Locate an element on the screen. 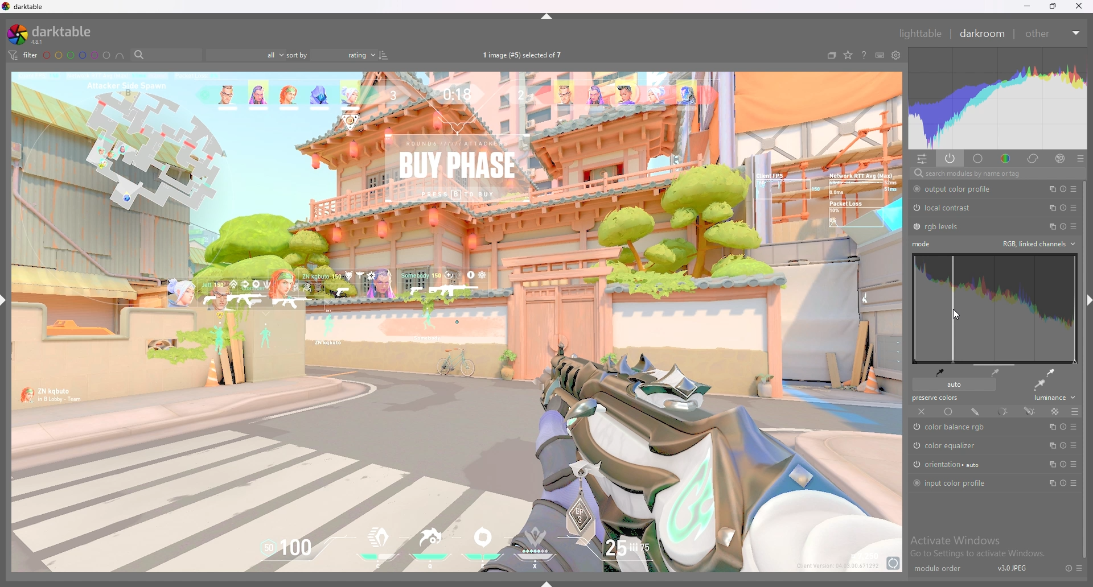 This screenshot has width=1093, height=587. hide is located at coordinates (1086, 297).